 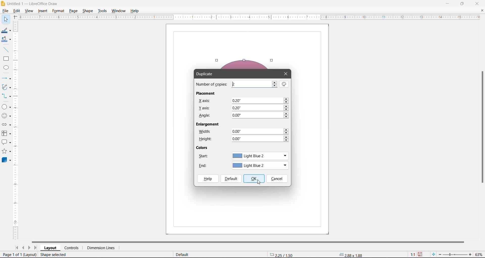 I want to click on Document Title - Application Name, so click(x=38, y=3).